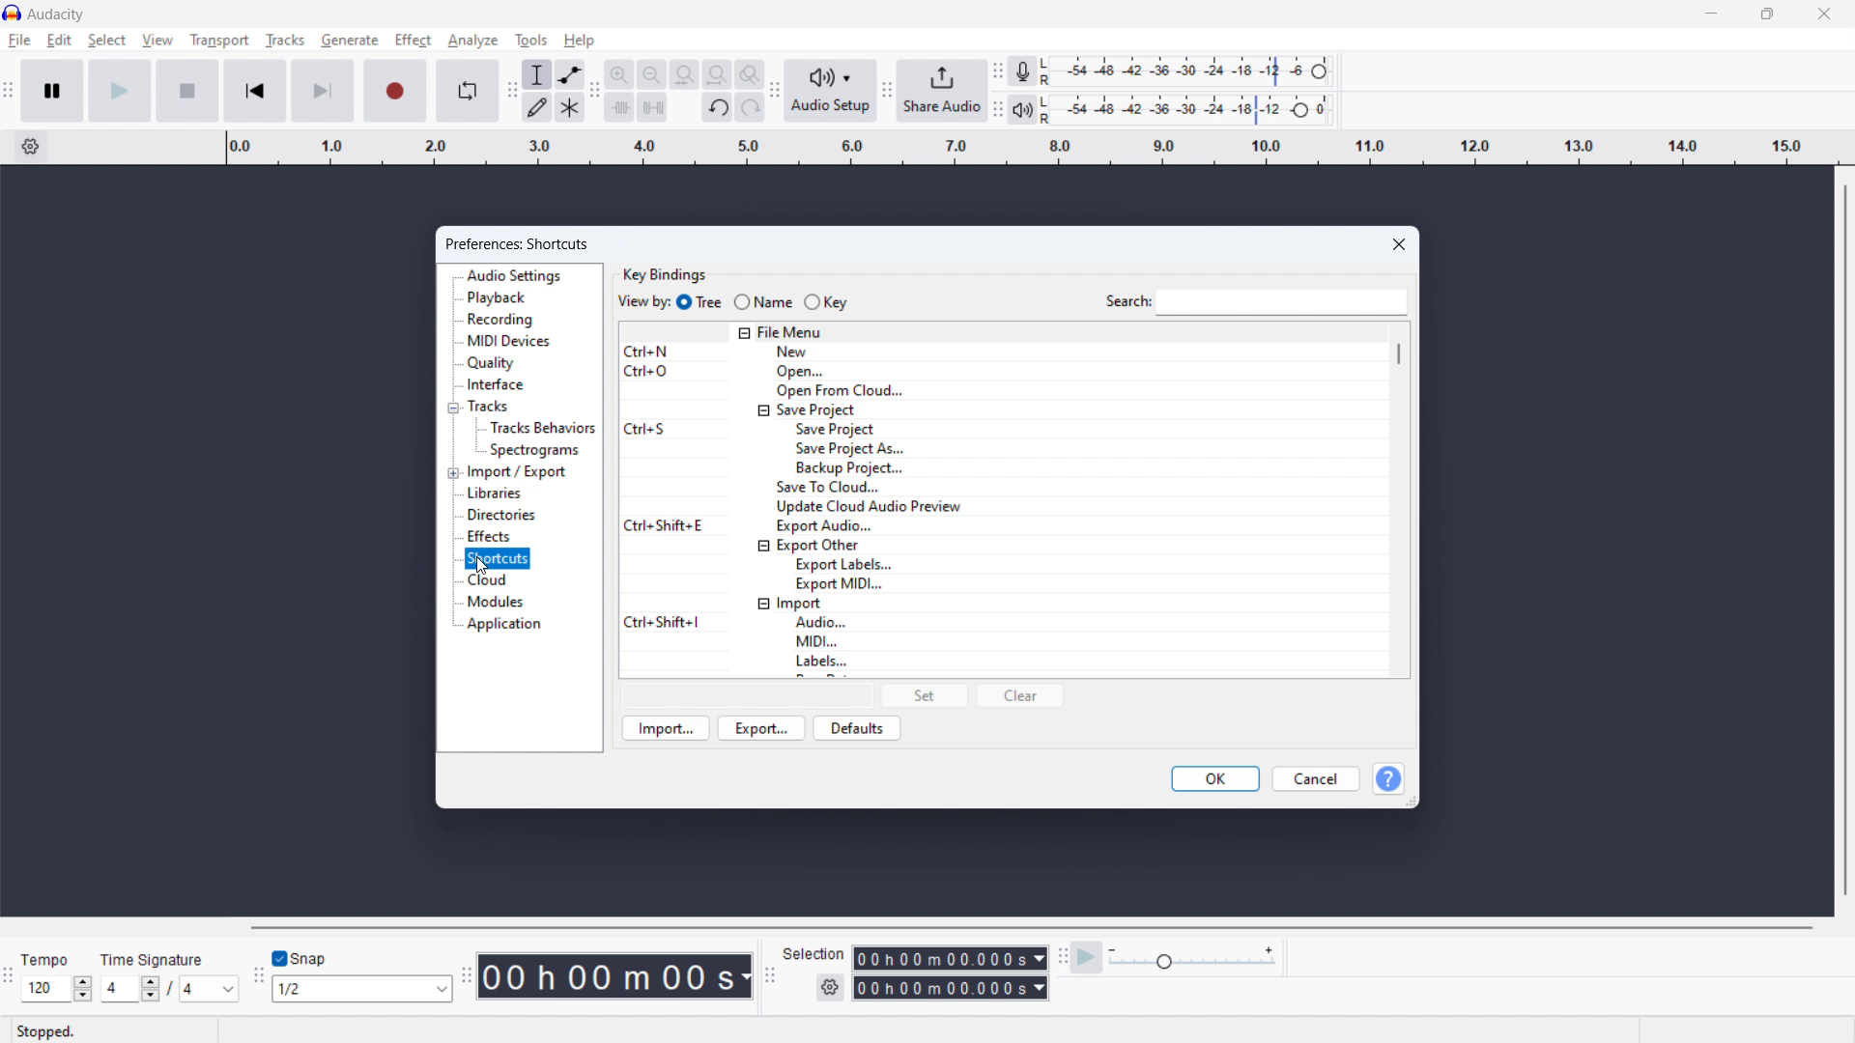 Image resolution: width=1855 pixels, height=1043 pixels. Describe the element at coordinates (518, 473) in the screenshot. I see `import/export` at that location.